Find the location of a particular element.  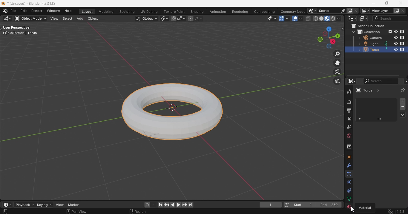

Editor type is located at coordinates (352, 18).